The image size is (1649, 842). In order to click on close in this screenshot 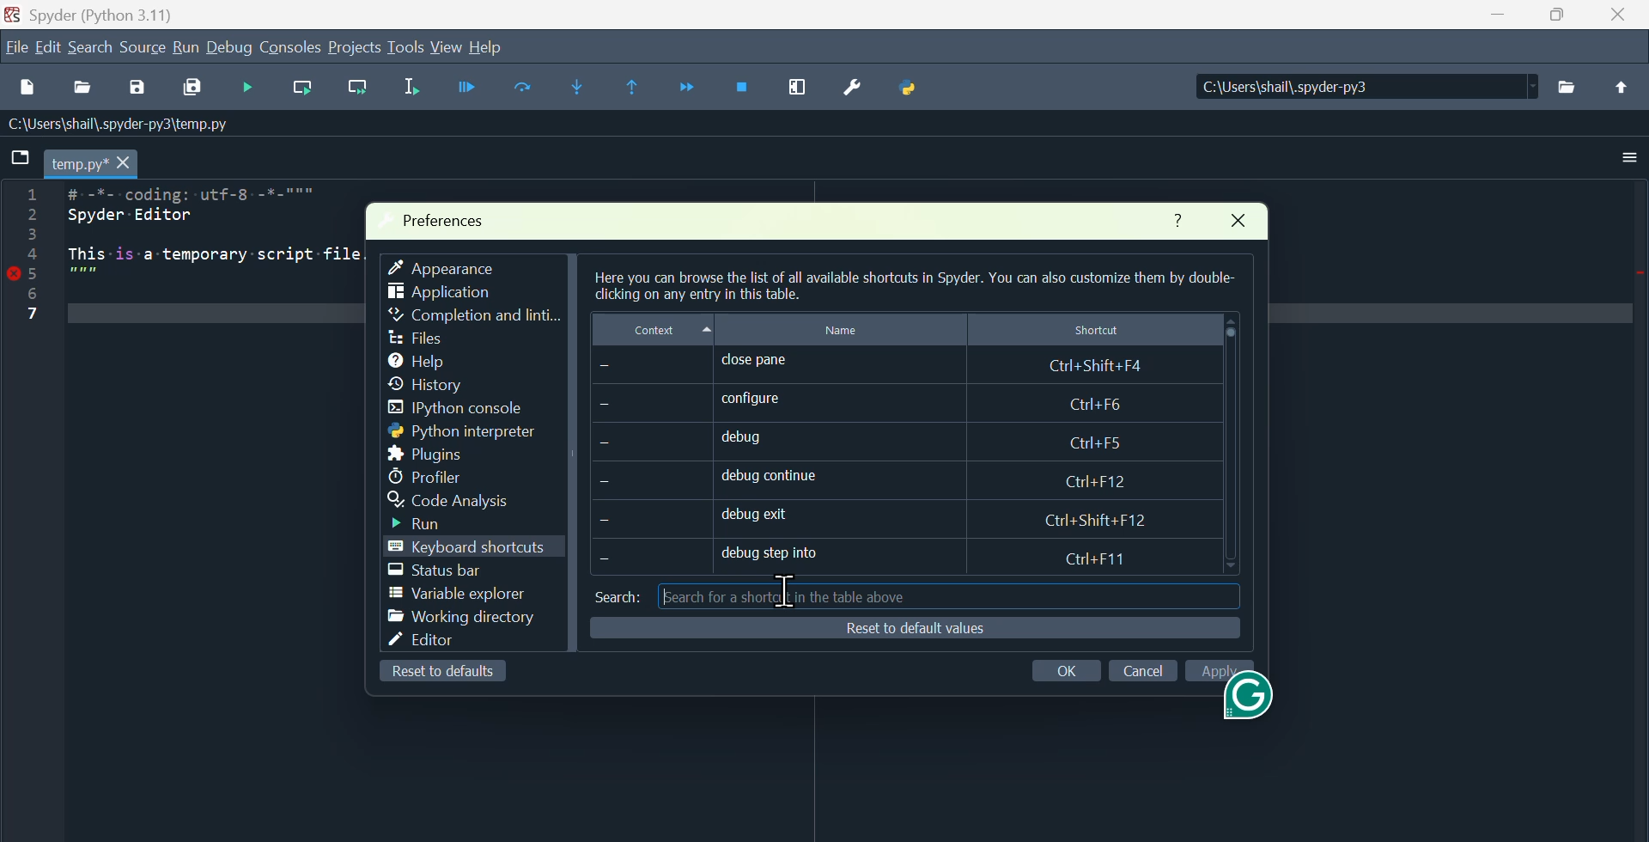, I will do `click(1246, 224)`.